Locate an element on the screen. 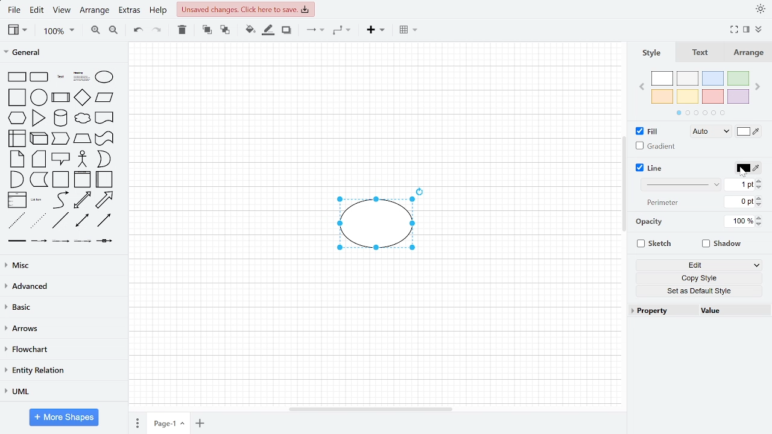 The height and width of the screenshot is (434, 772). document is located at coordinates (39, 180).